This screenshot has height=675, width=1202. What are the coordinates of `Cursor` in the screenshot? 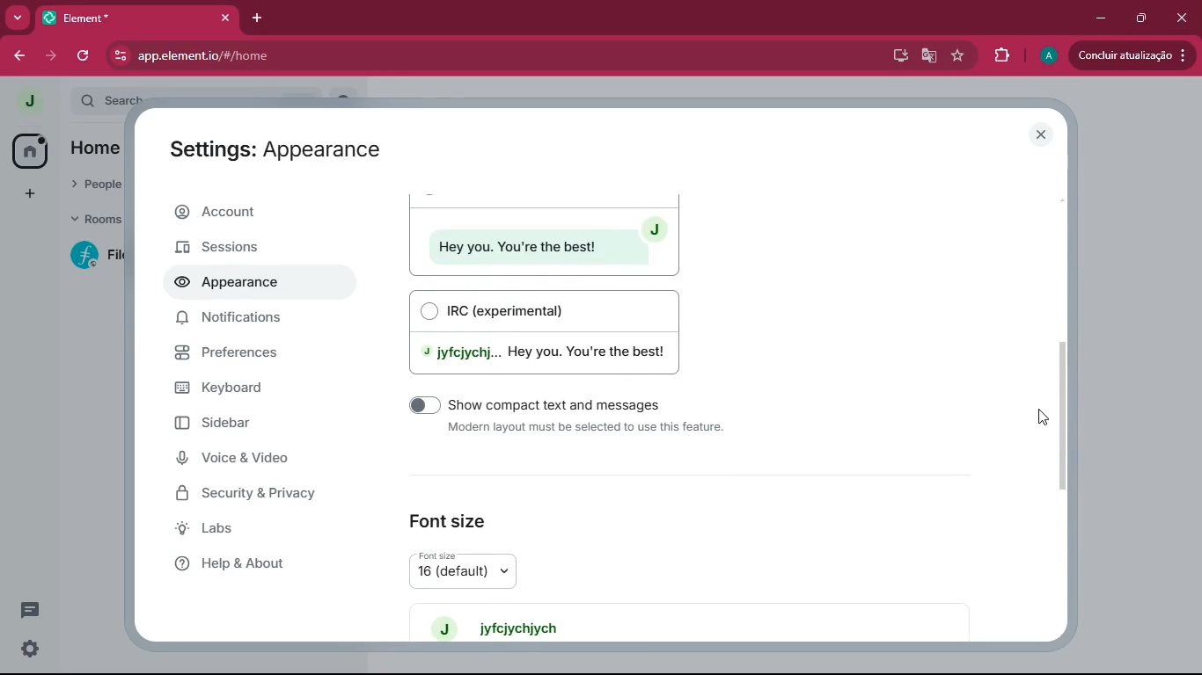 It's located at (1044, 417).